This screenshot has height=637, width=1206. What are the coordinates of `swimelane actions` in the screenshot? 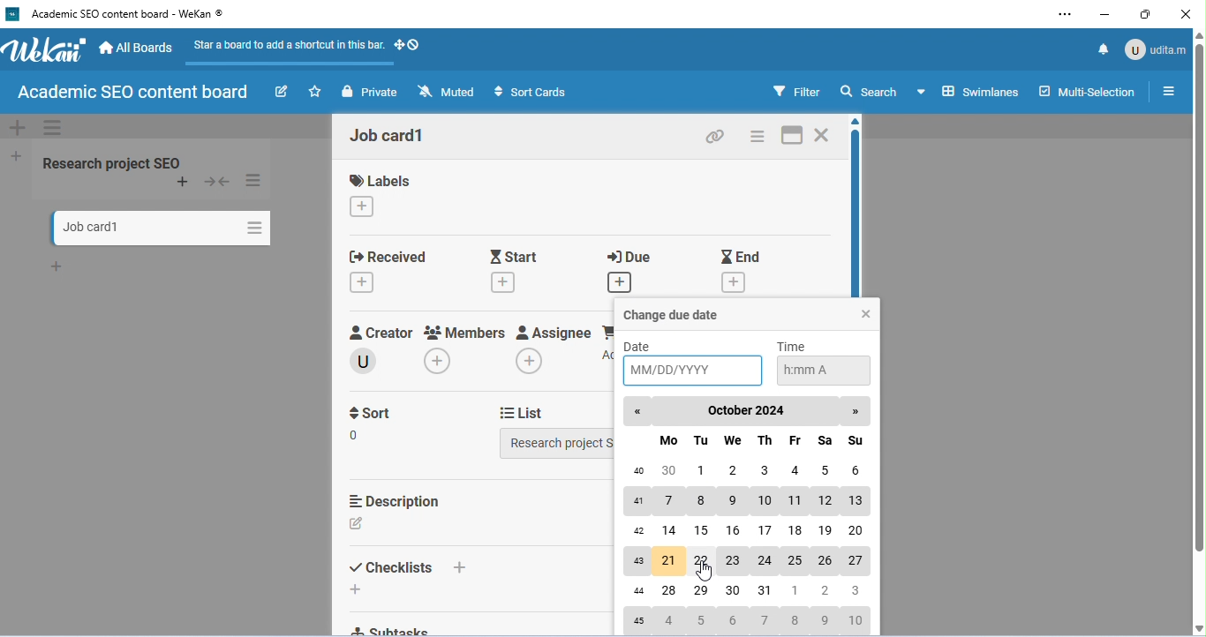 It's located at (53, 129).